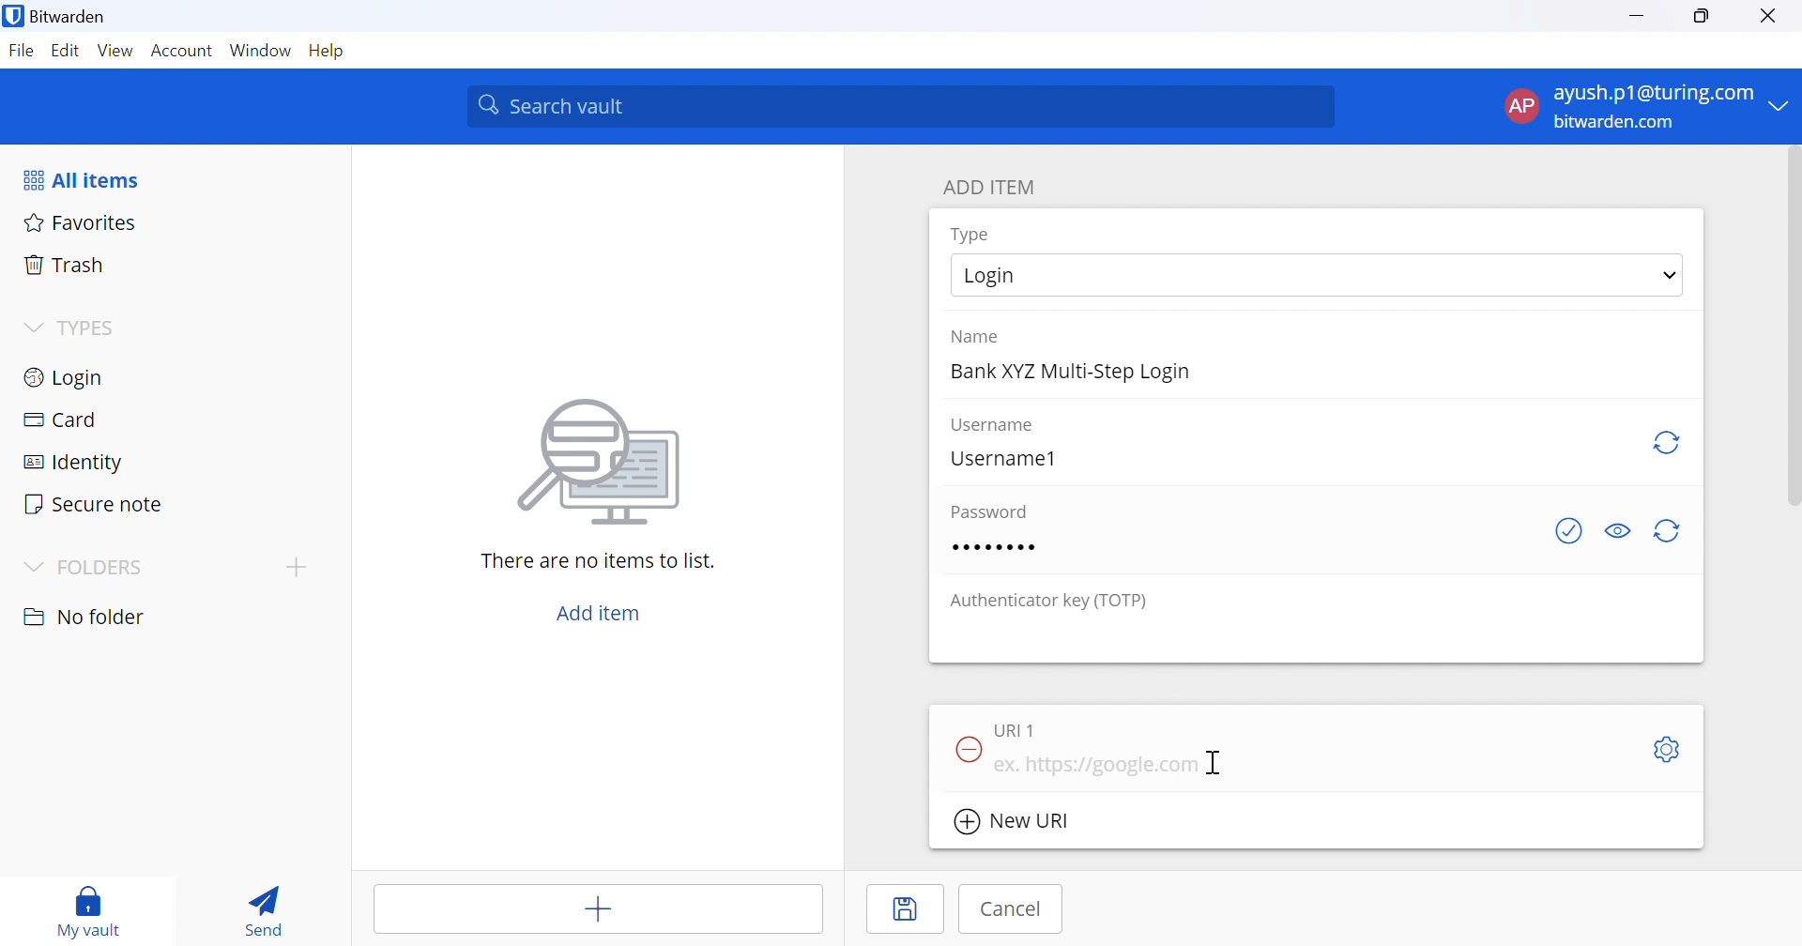 The image size is (1802, 946). Describe the element at coordinates (1670, 446) in the screenshot. I see `Regenerate username` at that location.